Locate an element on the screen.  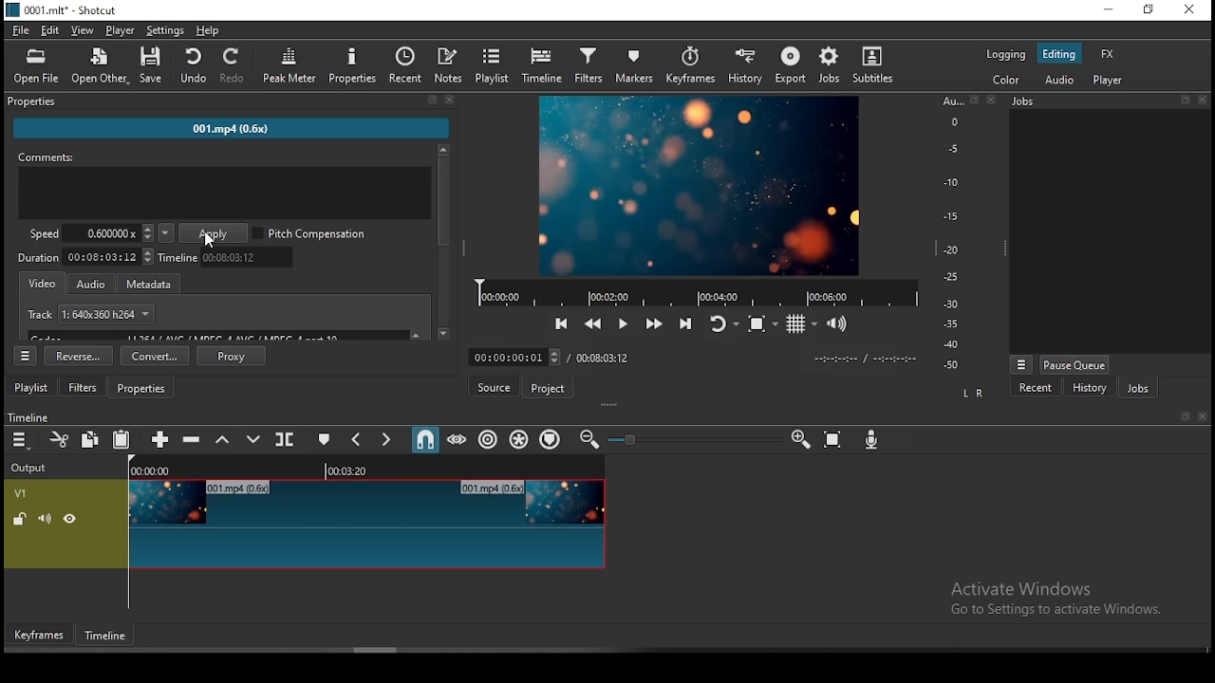
timeline settings is located at coordinates (25, 355).